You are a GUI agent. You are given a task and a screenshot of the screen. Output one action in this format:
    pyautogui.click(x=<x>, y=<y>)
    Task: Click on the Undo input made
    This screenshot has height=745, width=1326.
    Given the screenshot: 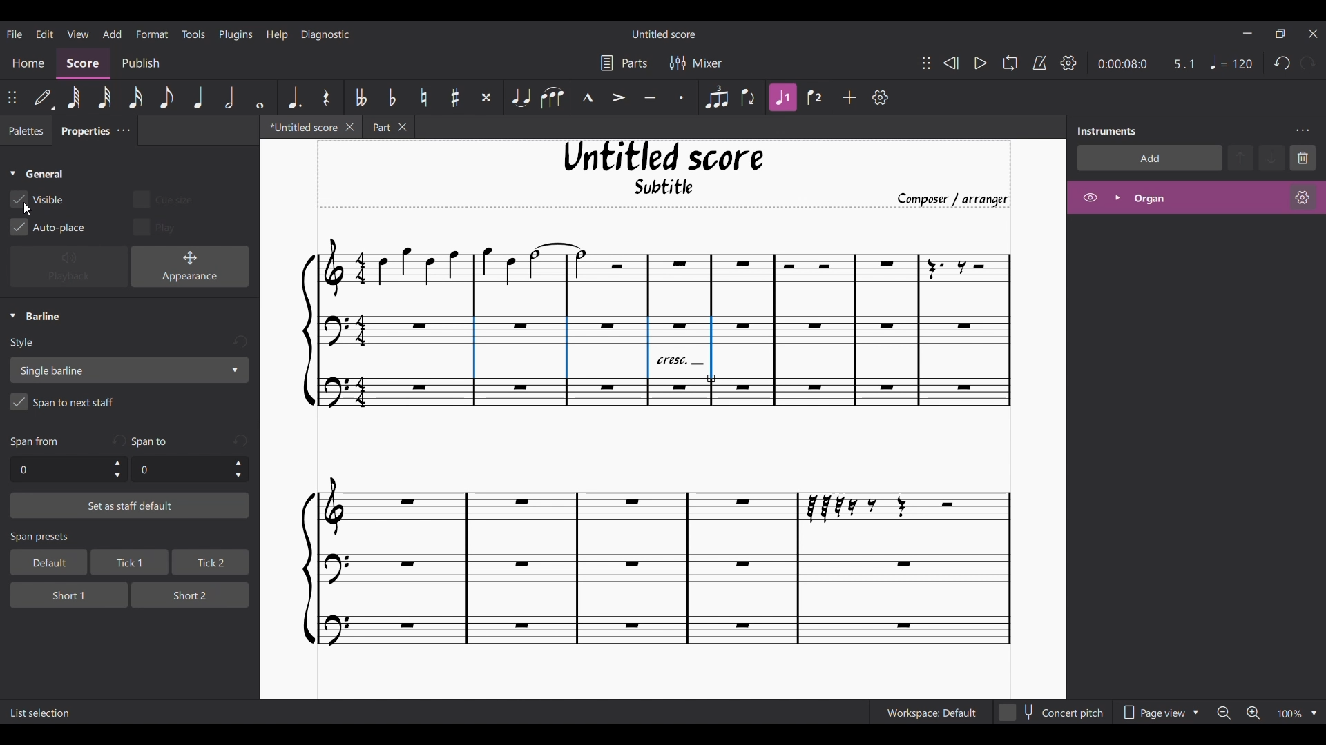 What is the action you would take?
    pyautogui.click(x=118, y=440)
    